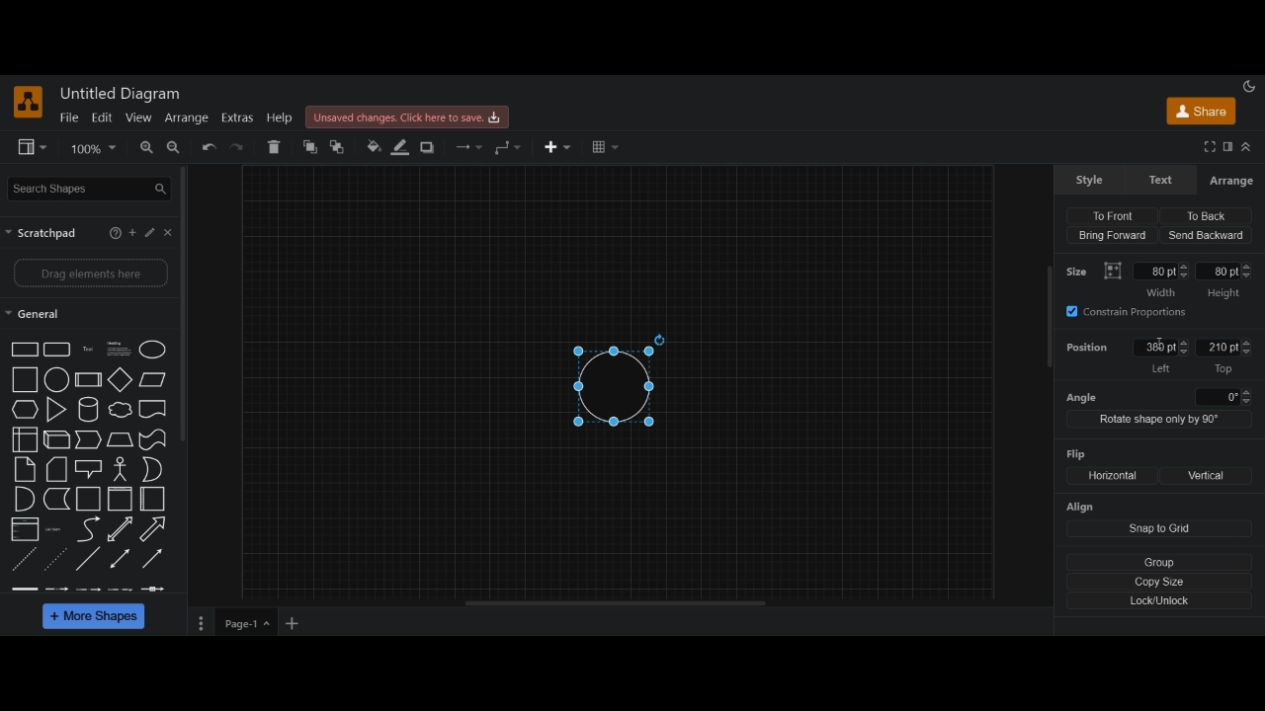 Image resolution: width=1265 pixels, height=711 pixels. Describe the element at coordinates (25, 528) in the screenshot. I see `clip` at that location.